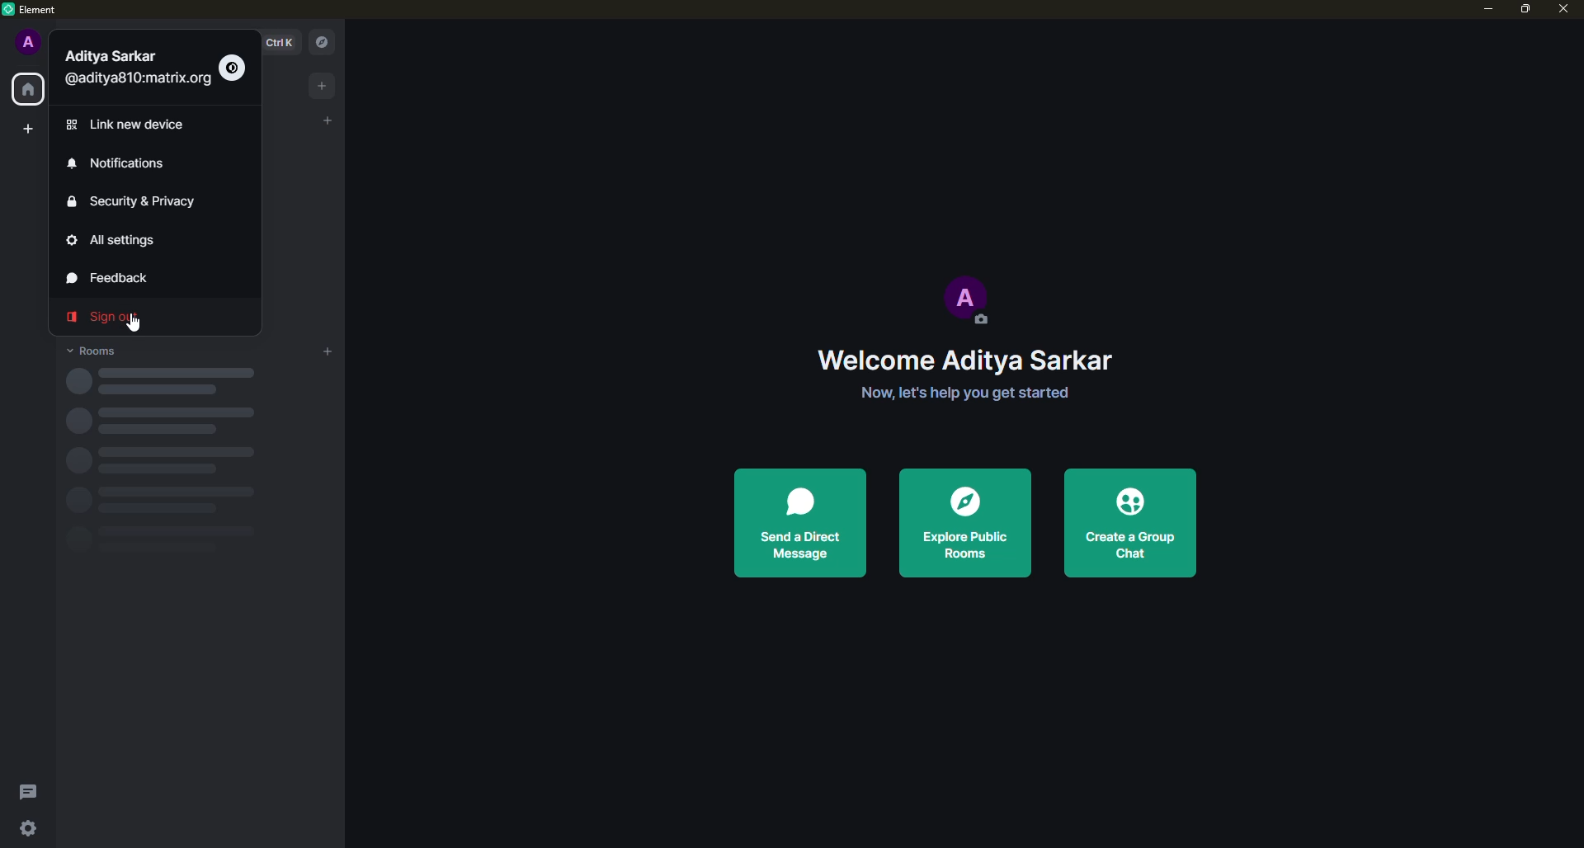 This screenshot has width=1584, height=848. I want to click on threads, so click(25, 793).